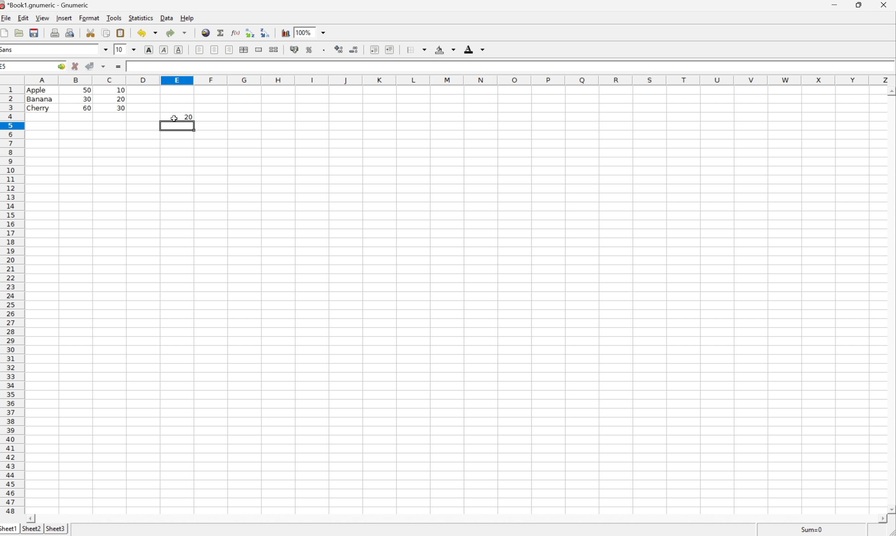  I want to click on sum in current cell, so click(222, 32).